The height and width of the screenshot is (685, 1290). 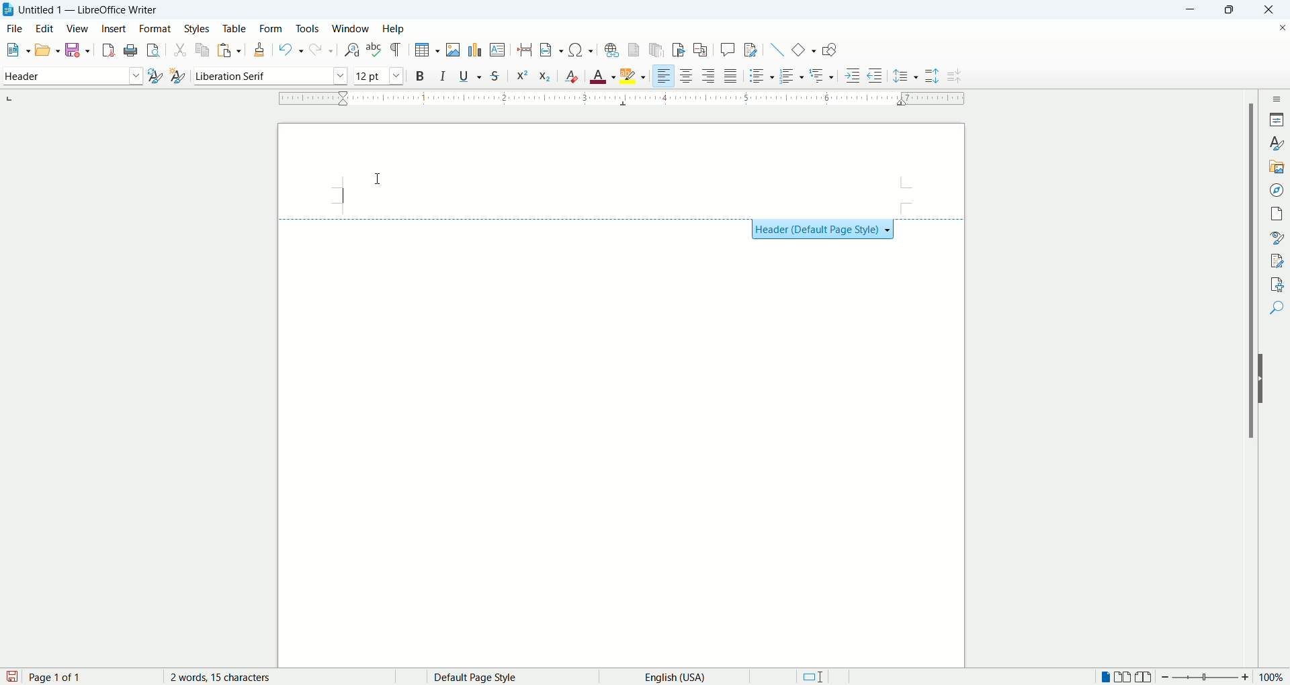 I want to click on edit, so click(x=43, y=30).